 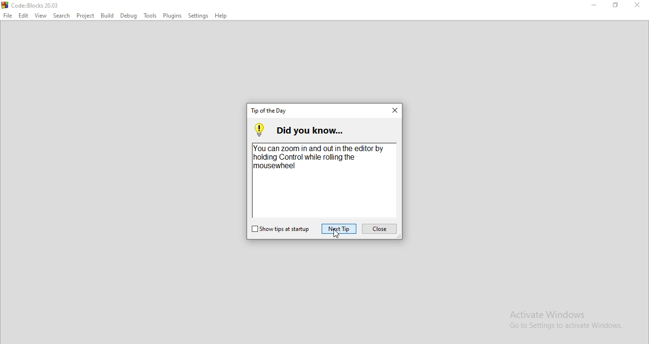 What do you see at coordinates (564, 319) in the screenshot?
I see `Activate Windows` at bounding box center [564, 319].